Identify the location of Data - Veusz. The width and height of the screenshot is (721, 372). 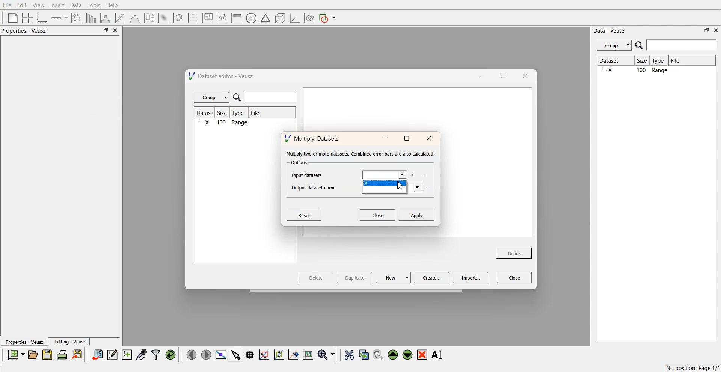
(610, 31).